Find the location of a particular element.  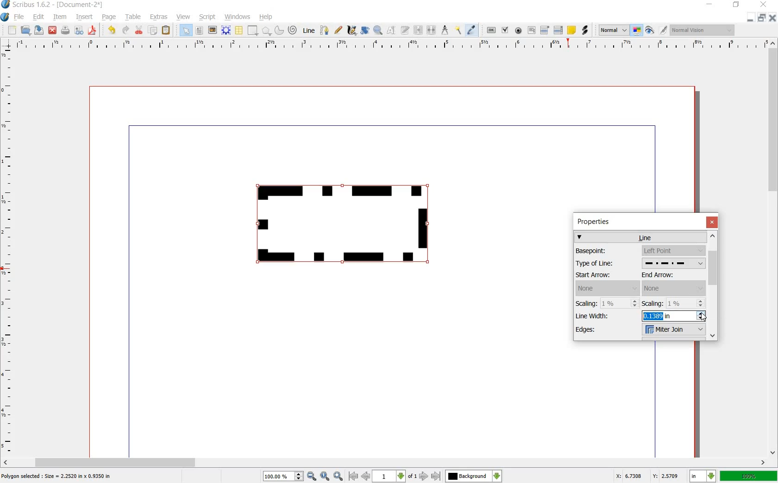

go to next page is located at coordinates (425, 477).